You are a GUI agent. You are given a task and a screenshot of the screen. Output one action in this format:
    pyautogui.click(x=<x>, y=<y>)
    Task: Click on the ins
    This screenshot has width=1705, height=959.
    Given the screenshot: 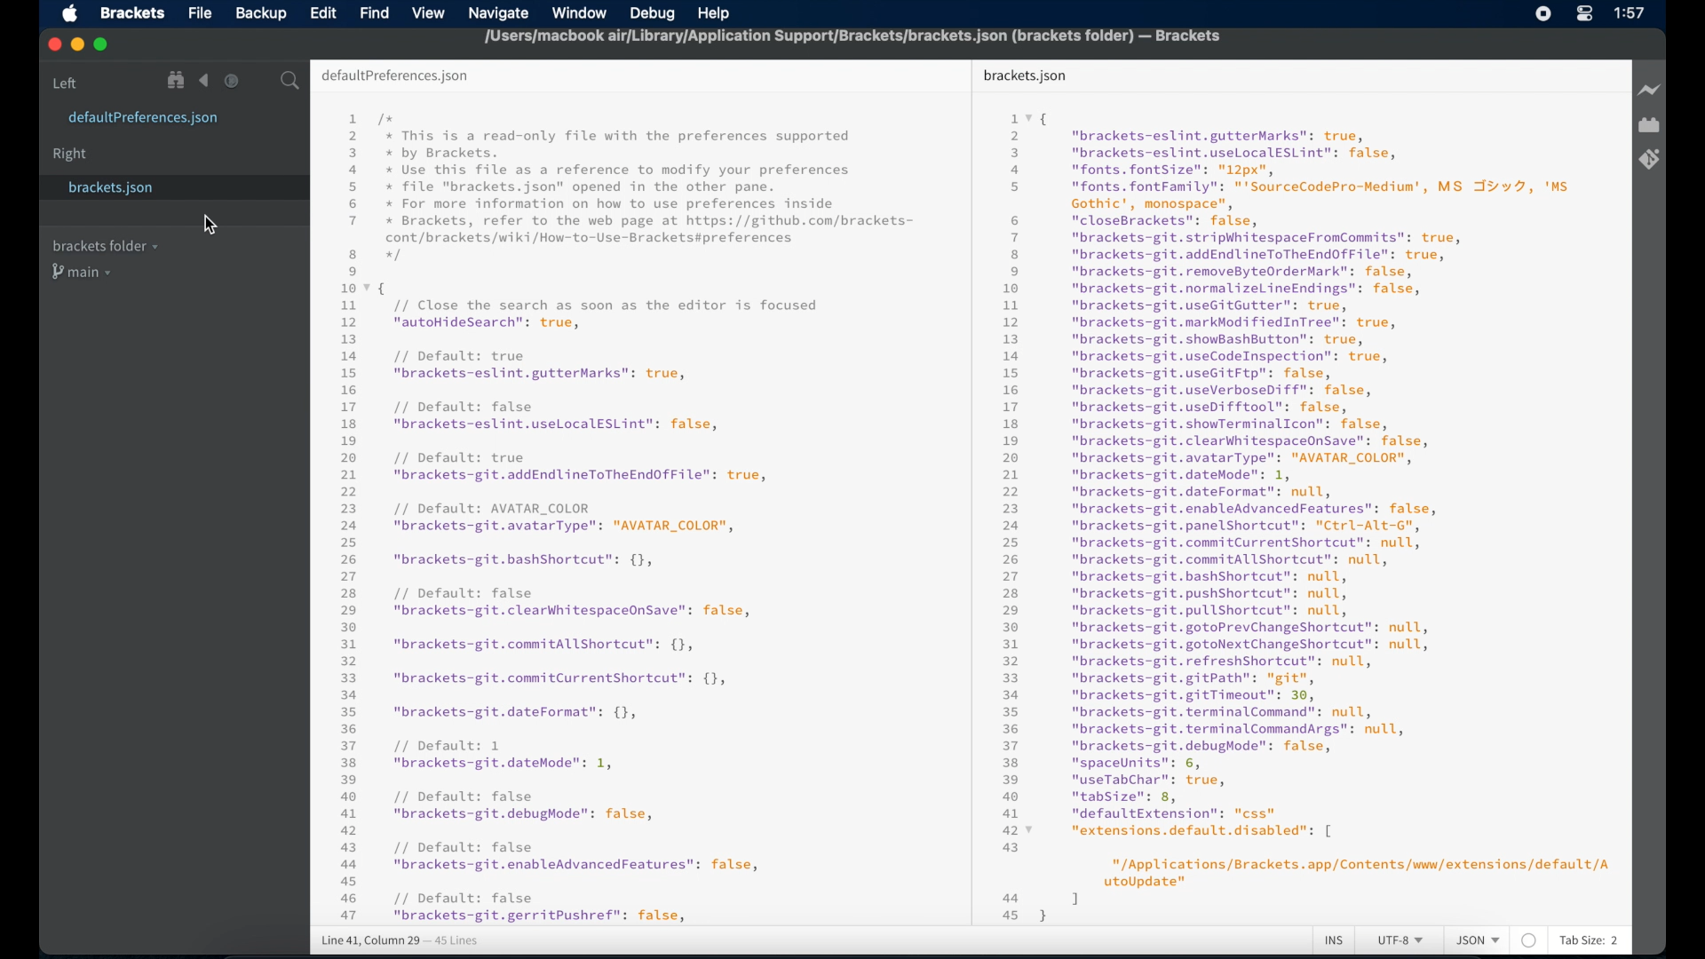 What is the action you would take?
    pyautogui.click(x=1335, y=941)
    